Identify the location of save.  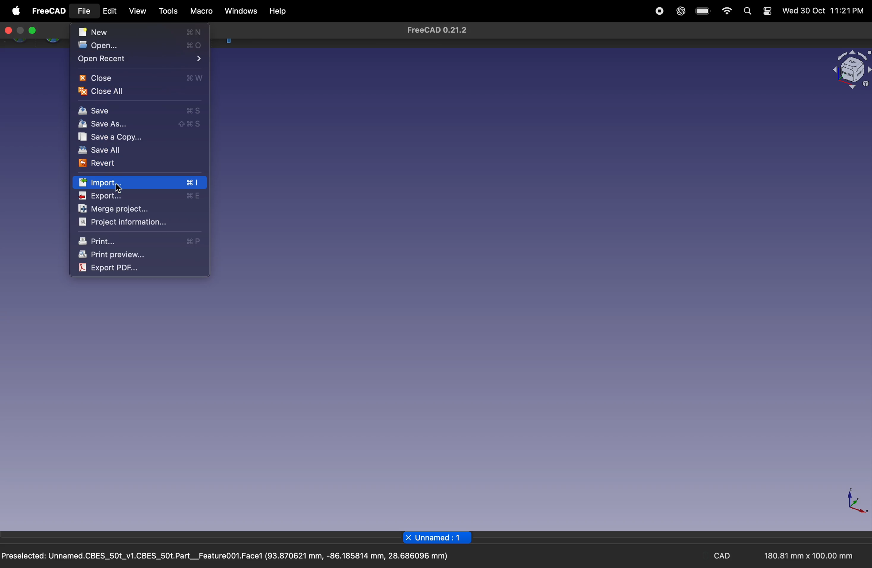
(140, 110).